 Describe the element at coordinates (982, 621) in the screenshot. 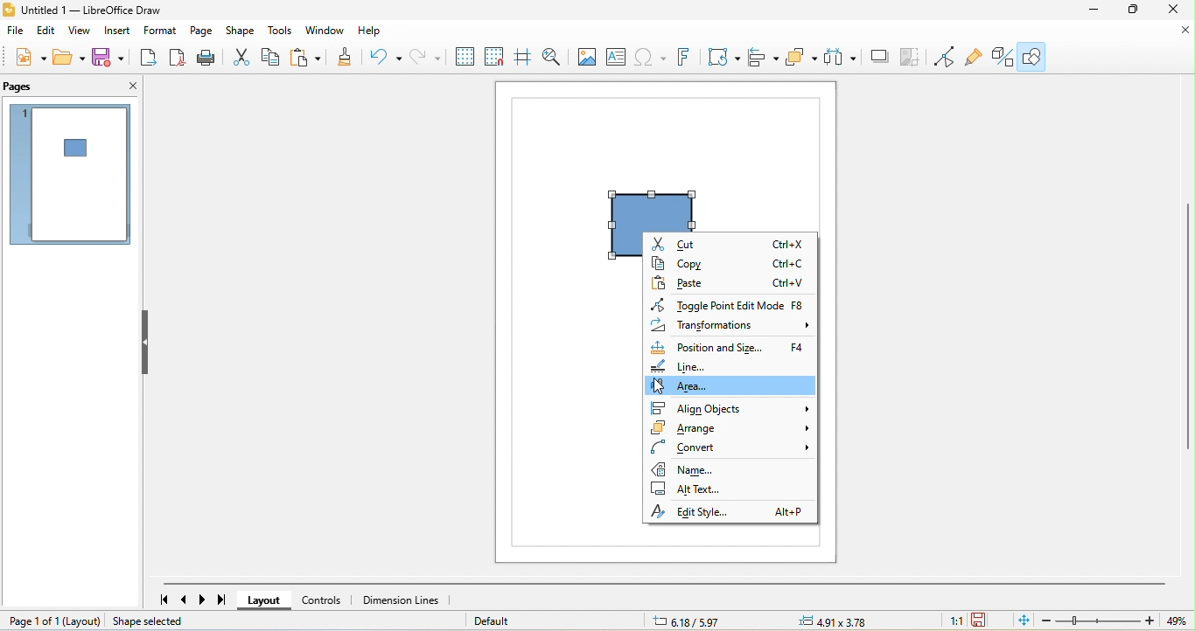

I see `the document has been modified click to save the document` at that location.